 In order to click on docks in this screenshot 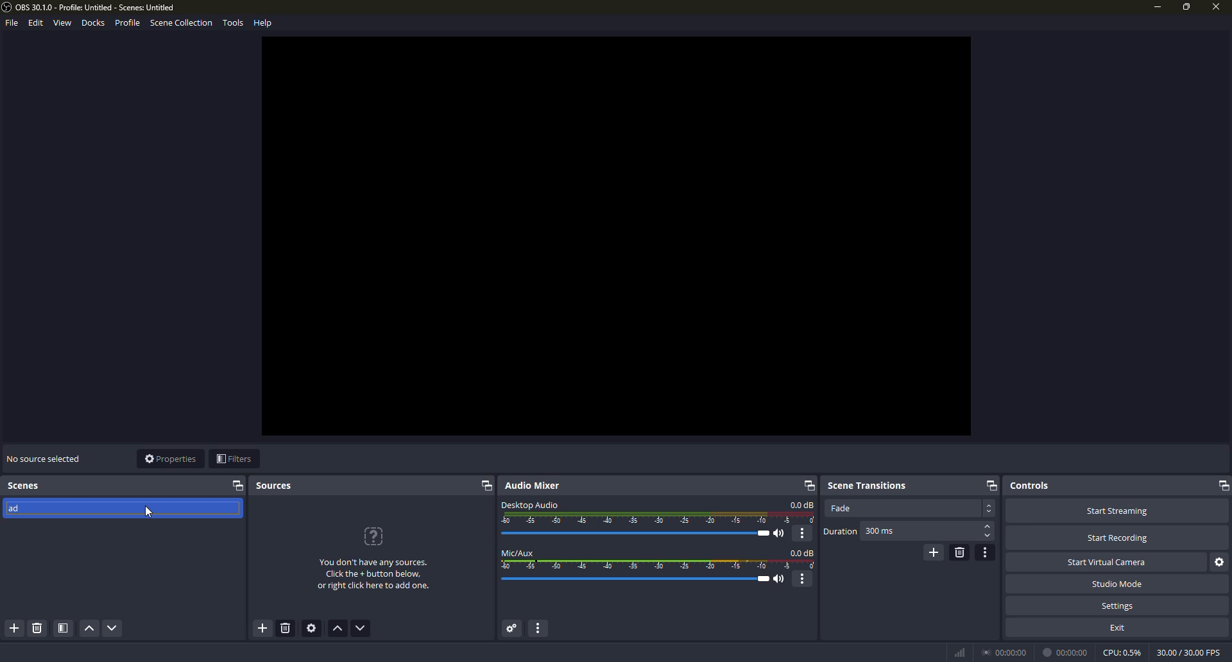, I will do `click(94, 22)`.